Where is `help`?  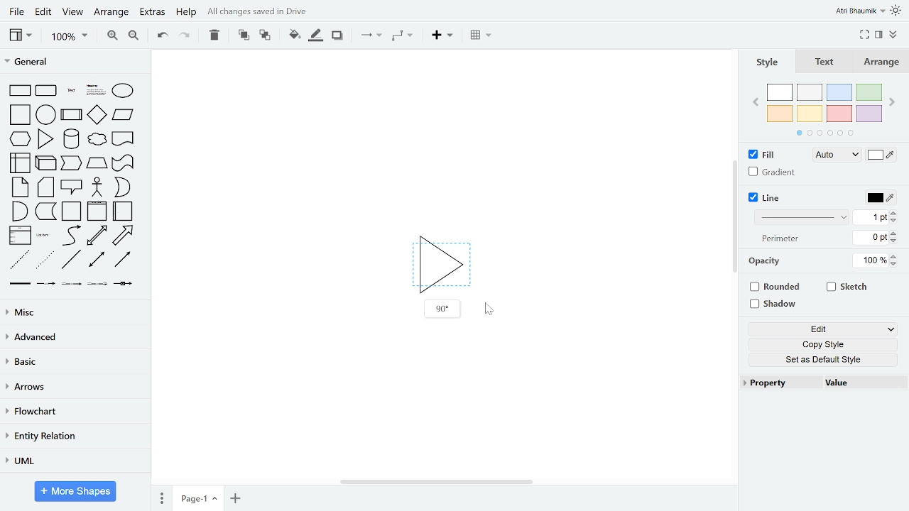
help is located at coordinates (187, 13).